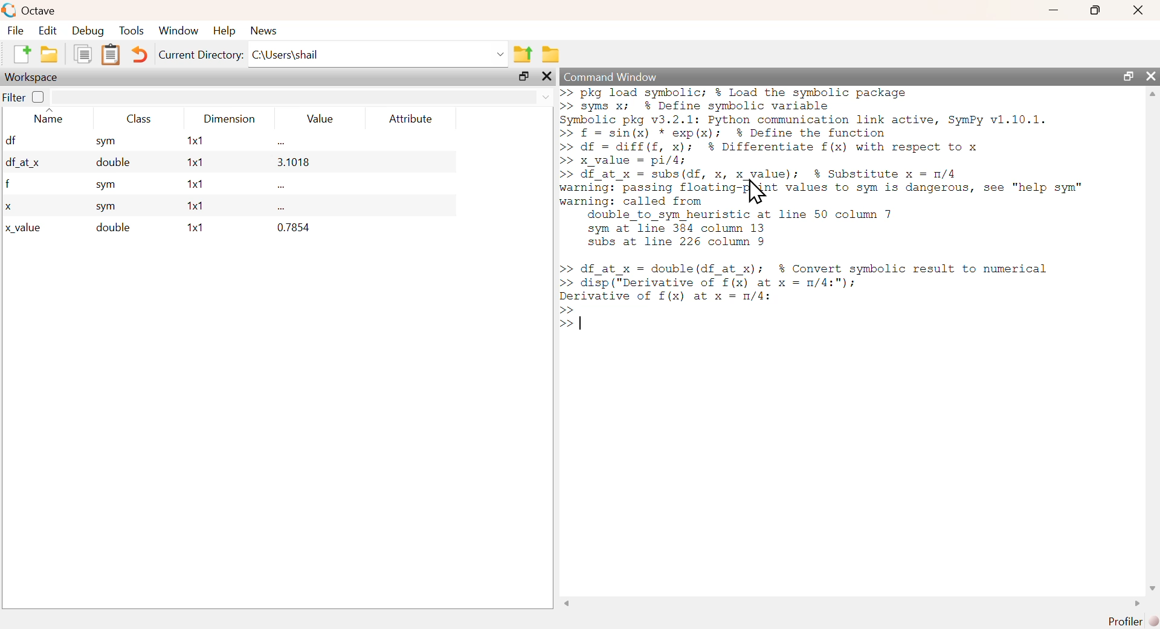 The height and width of the screenshot is (629, 1160). What do you see at coordinates (546, 76) in the screenshot?
I see `close` at bounding box center [546, 76].